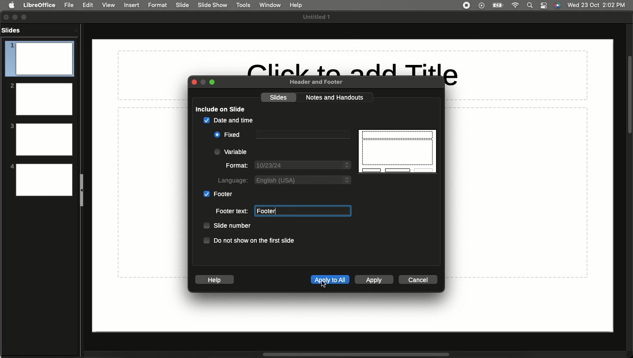  Describe the element at coordinates (228, 135) in the screenshot. I see `Fixed` at that location.